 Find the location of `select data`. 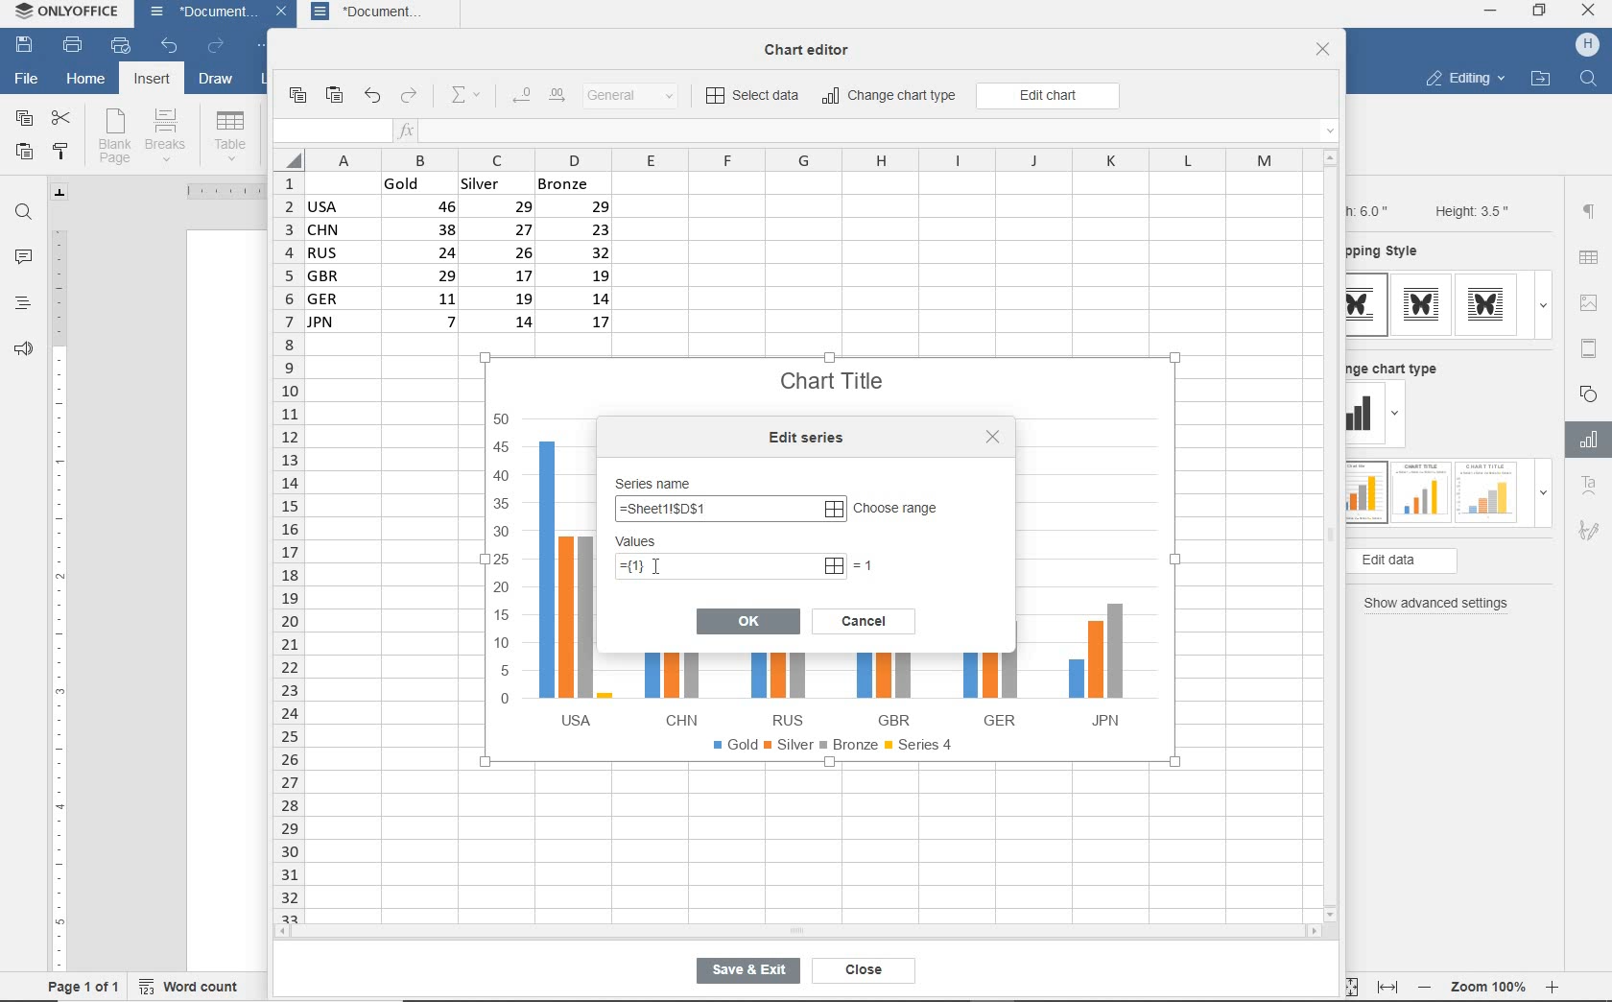

select data is located at coordinates (754, 97).